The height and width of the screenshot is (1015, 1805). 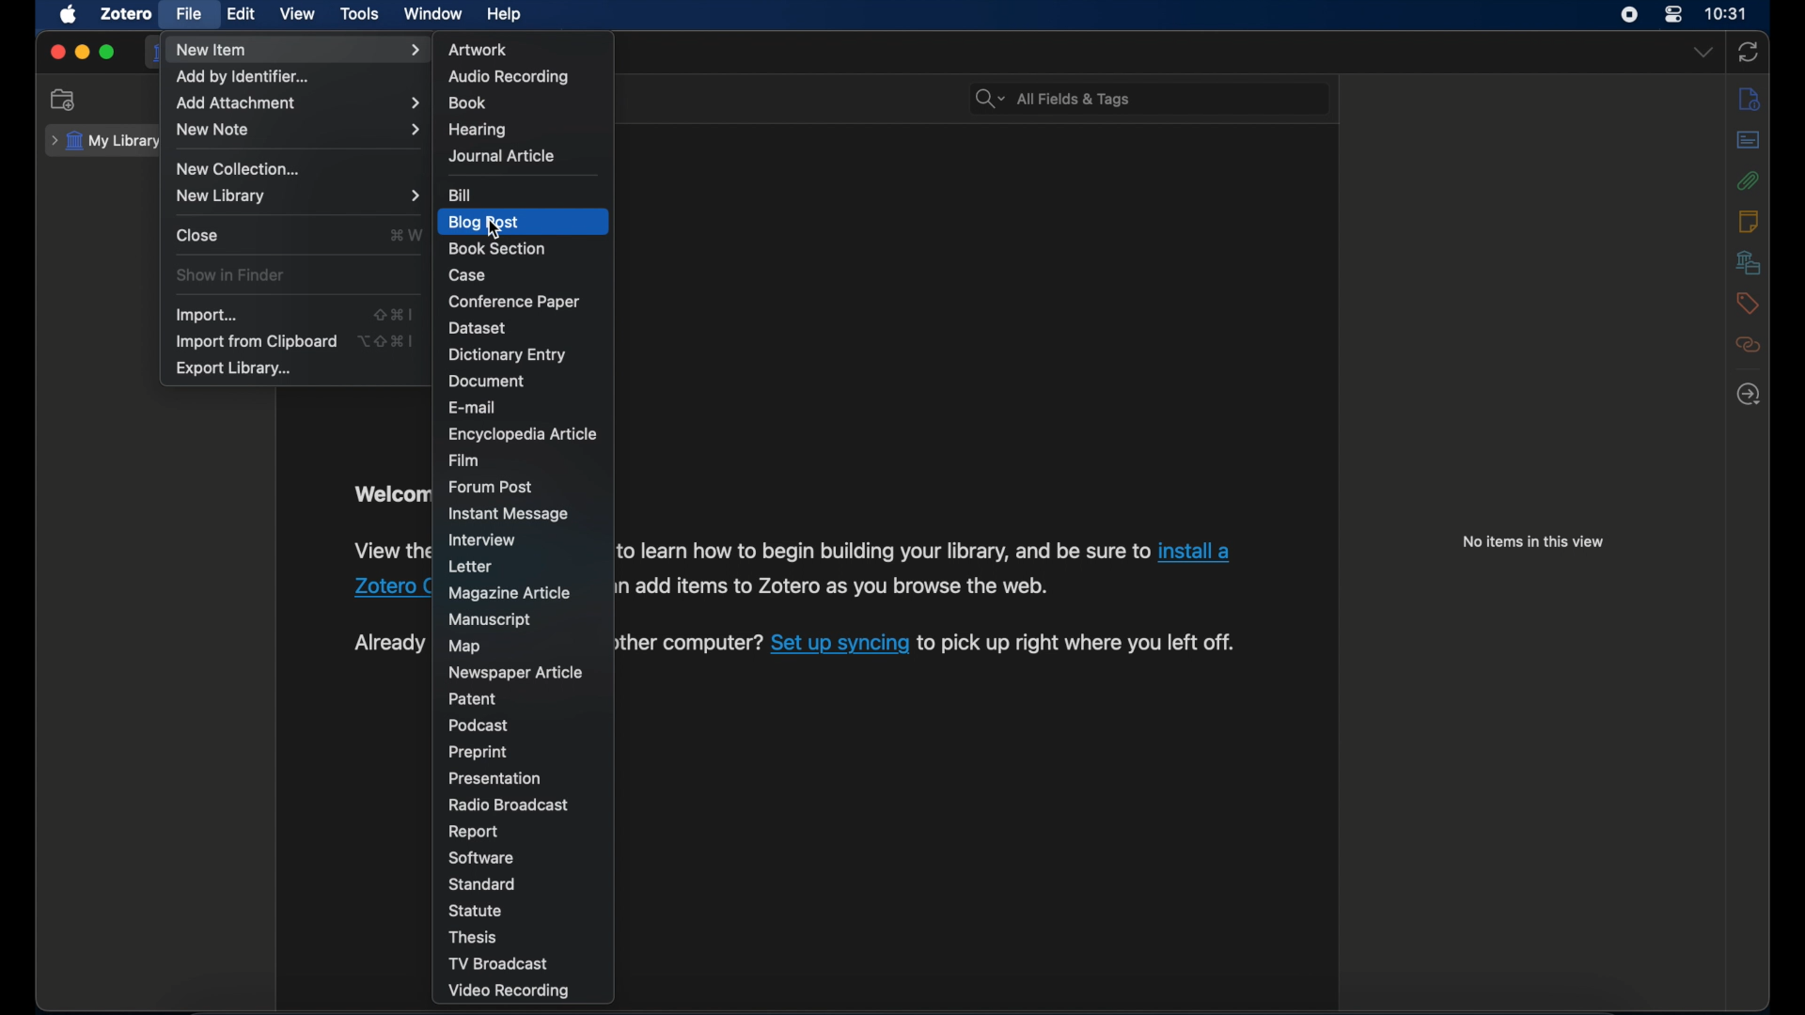 What do you see at coordinates (497, 249) in the screenshot?
I see `book section` at bounding box center [497, 249].